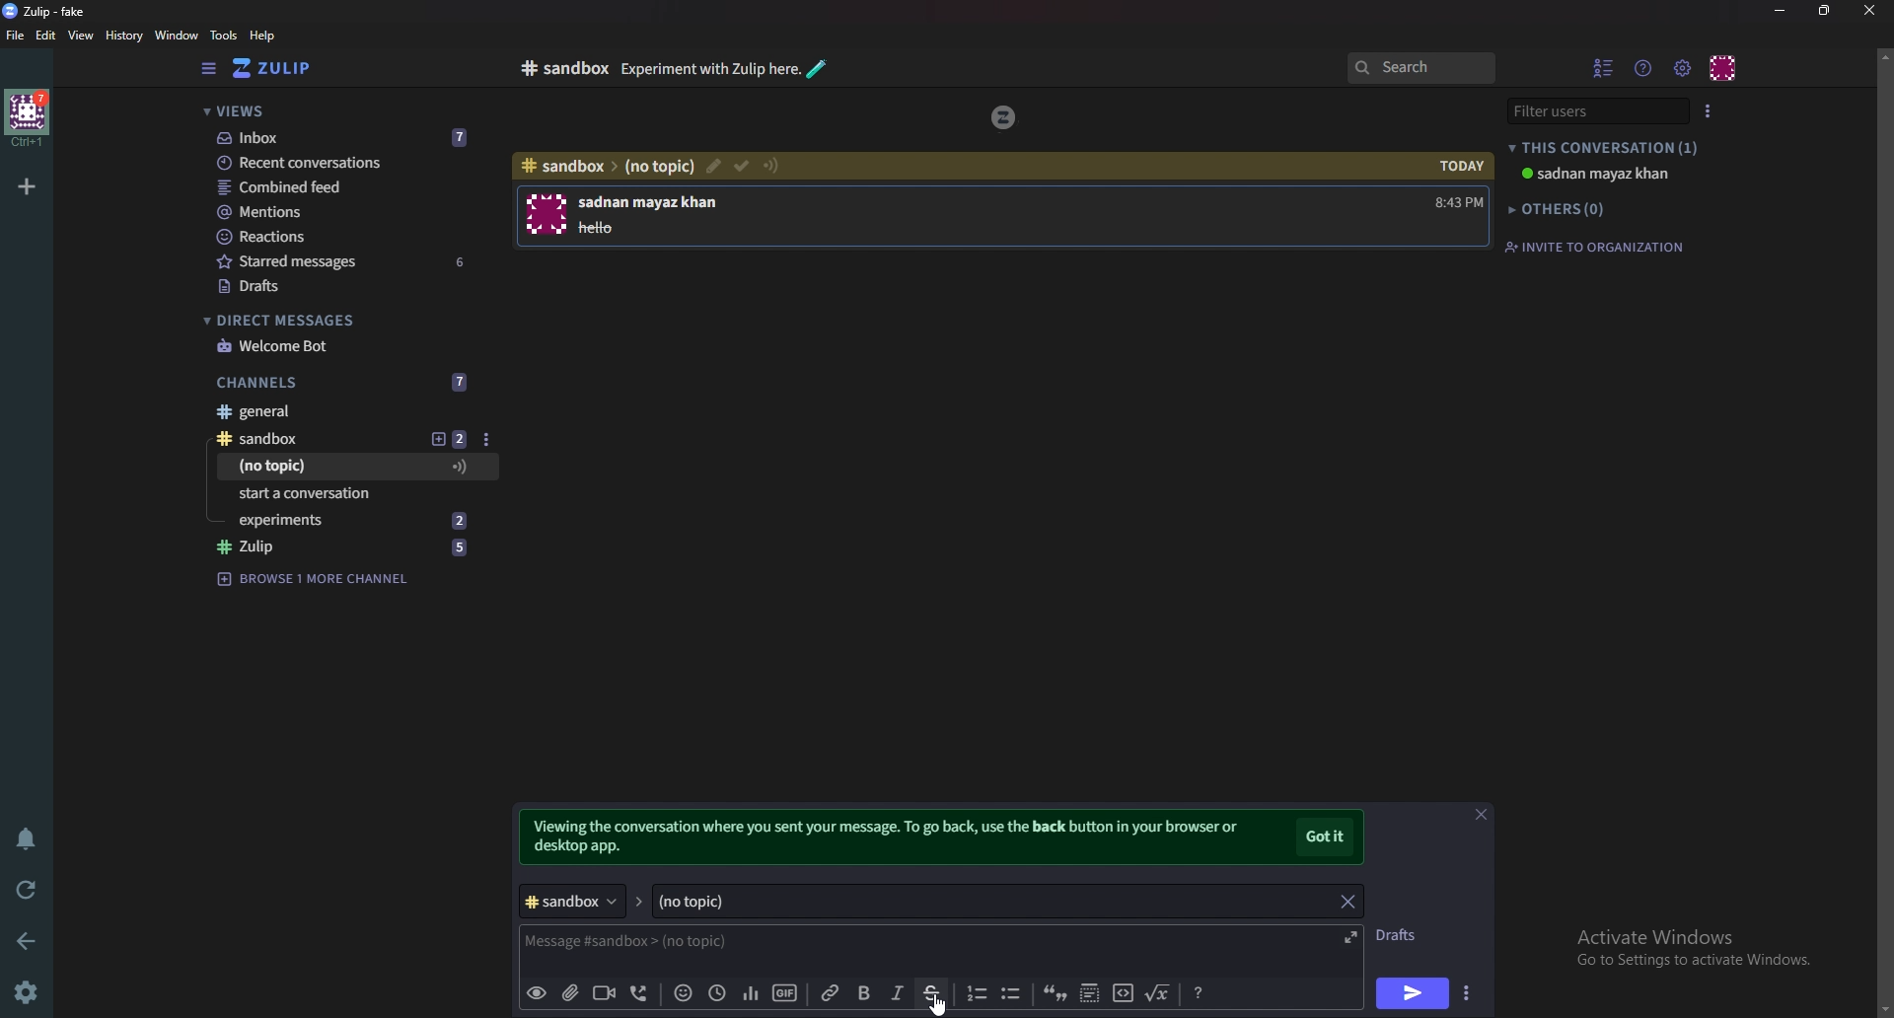 The width and height of the screenshot is (1894, 1018). Describe the element at coordinates (82, 34) in the screenshot. I see `view` at that location.